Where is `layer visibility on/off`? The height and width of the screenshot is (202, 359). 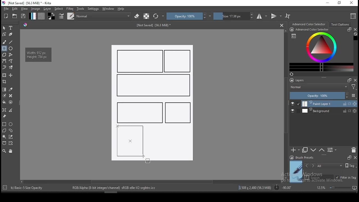 layer visibility on/off is located at coordinates (294, 111).